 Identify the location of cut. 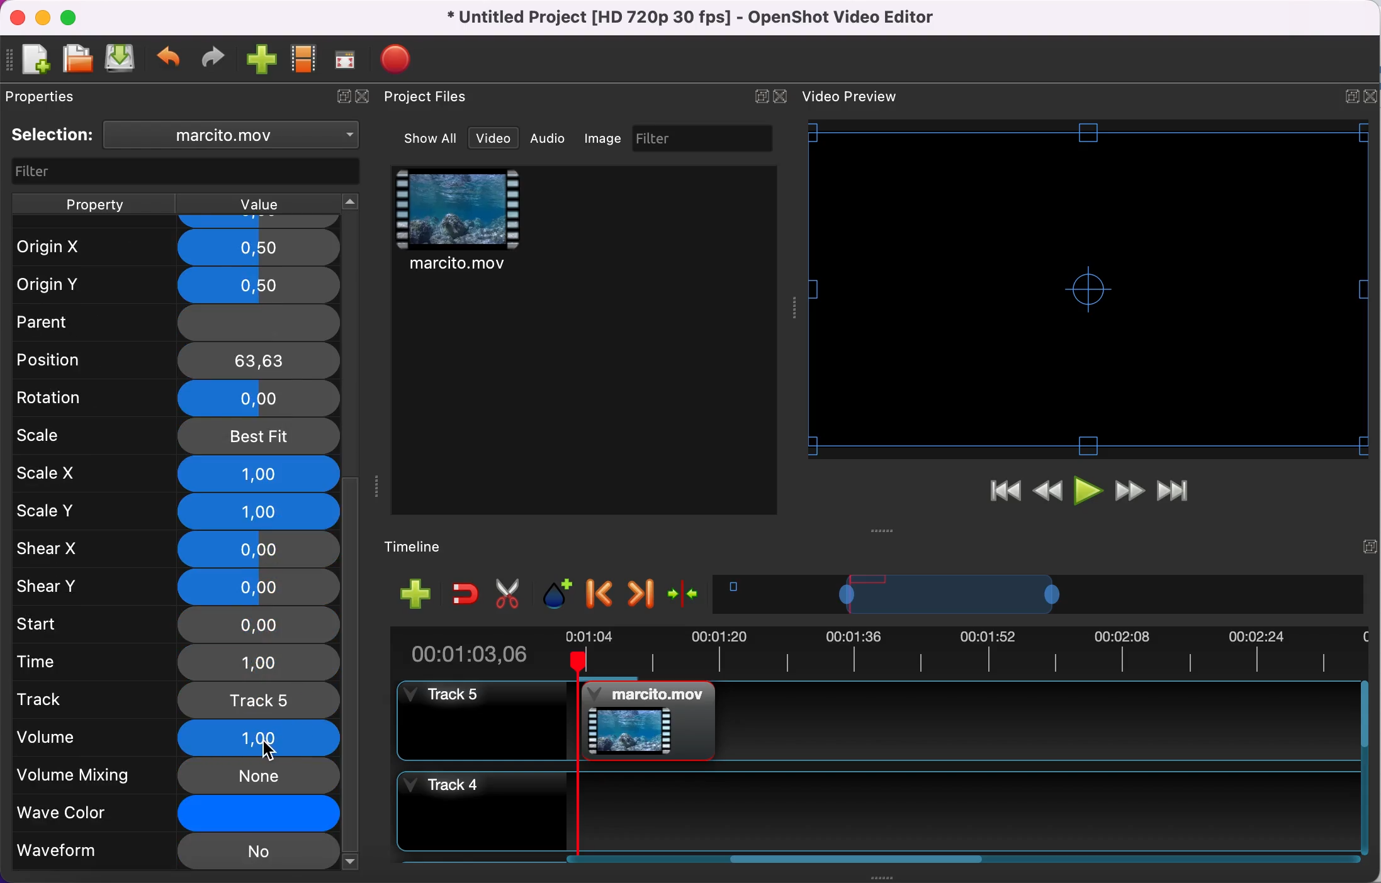
(509, 594).